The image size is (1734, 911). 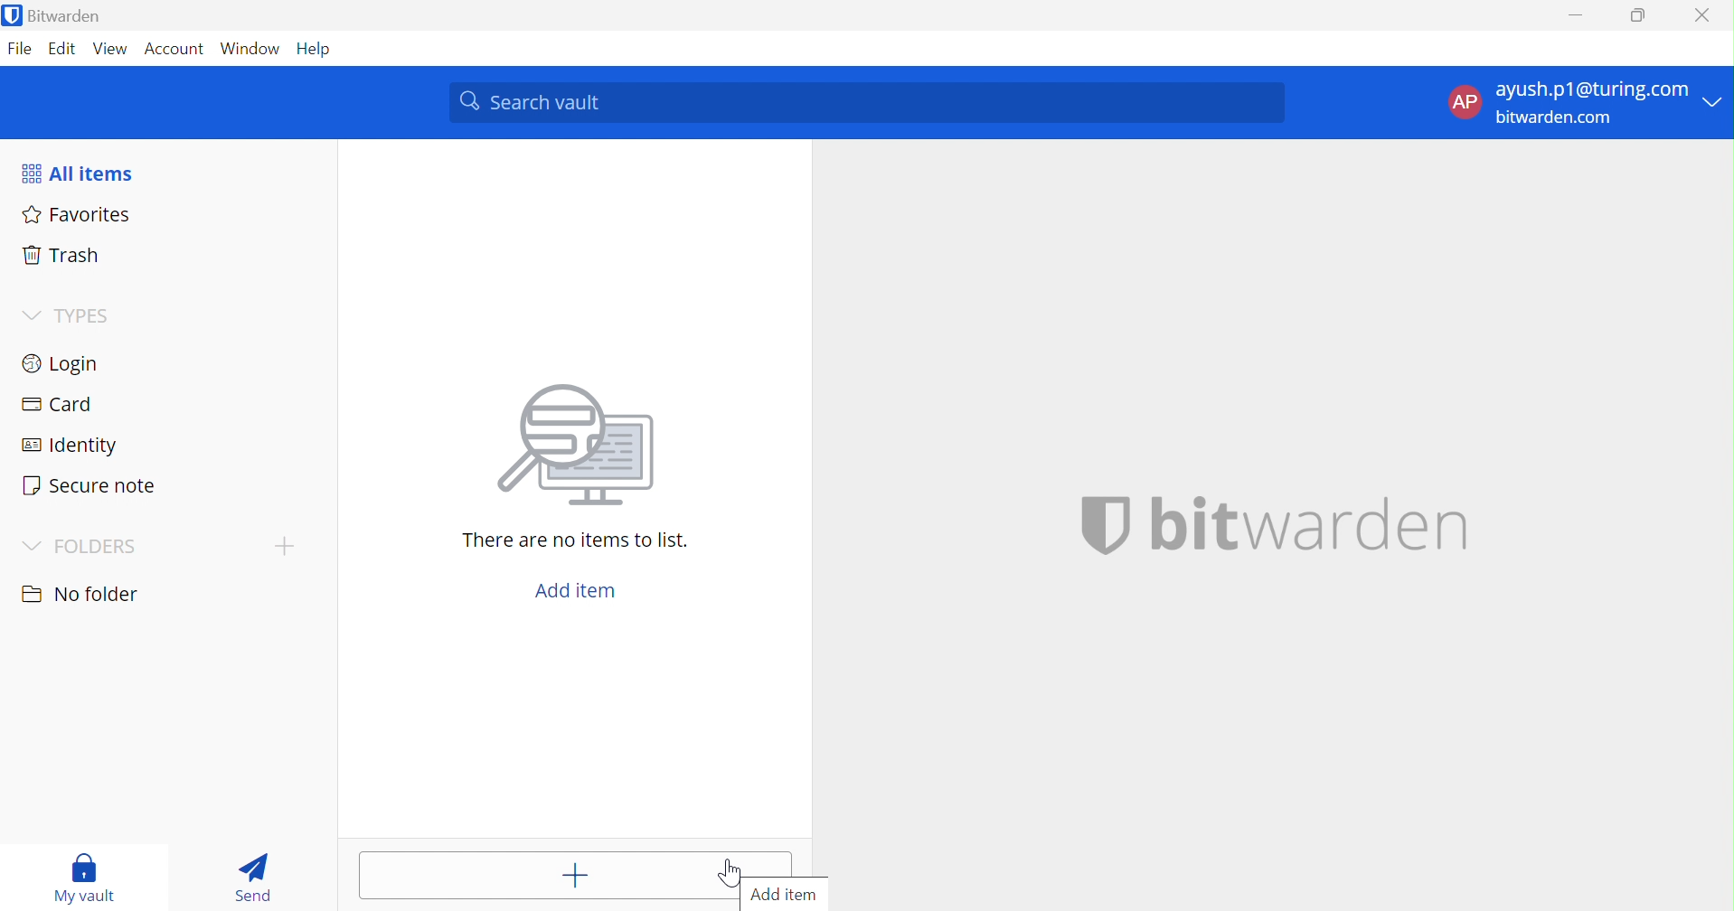 I want to click on My vault, so click(x=88, y=877).